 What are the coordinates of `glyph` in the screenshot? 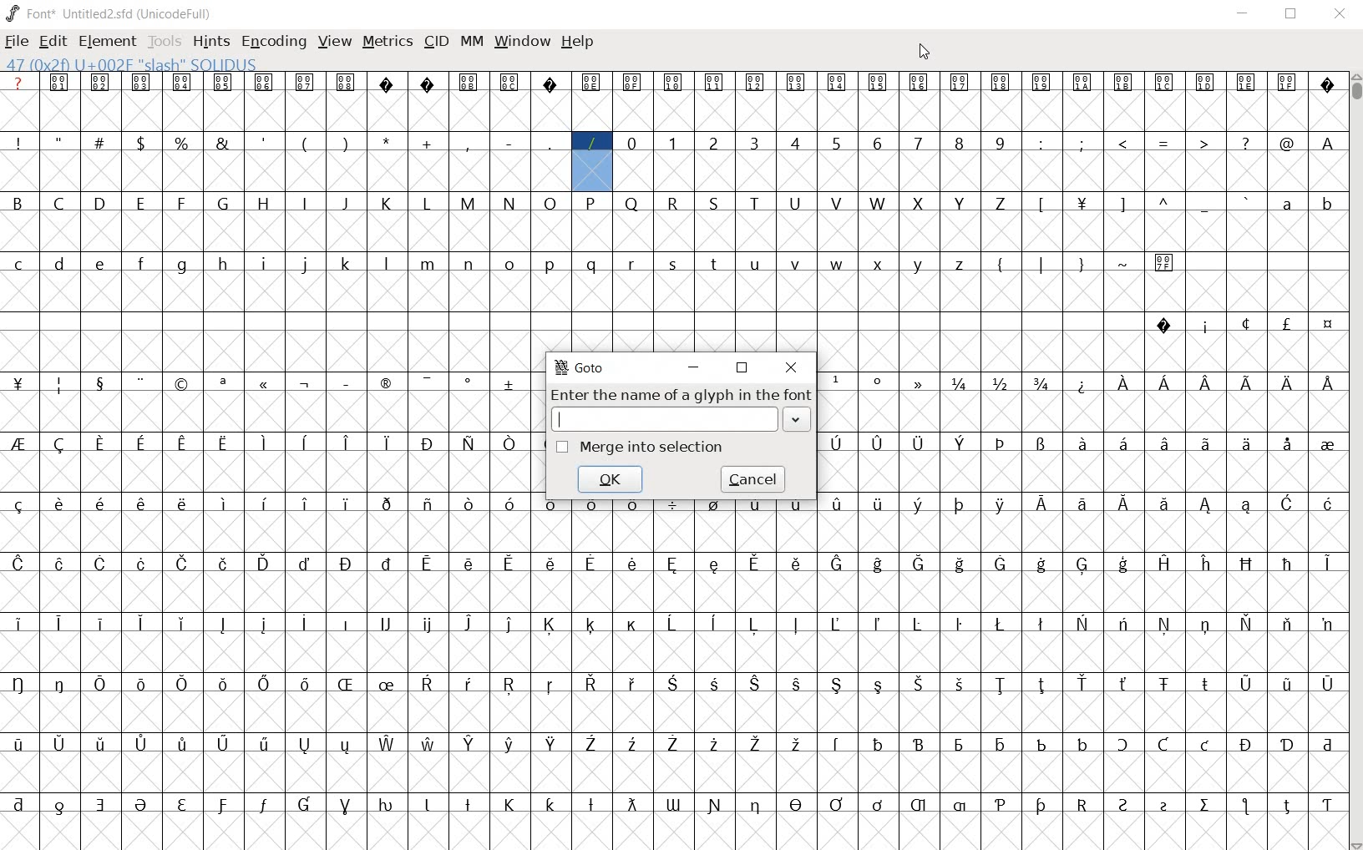 It's located at (632, 265).